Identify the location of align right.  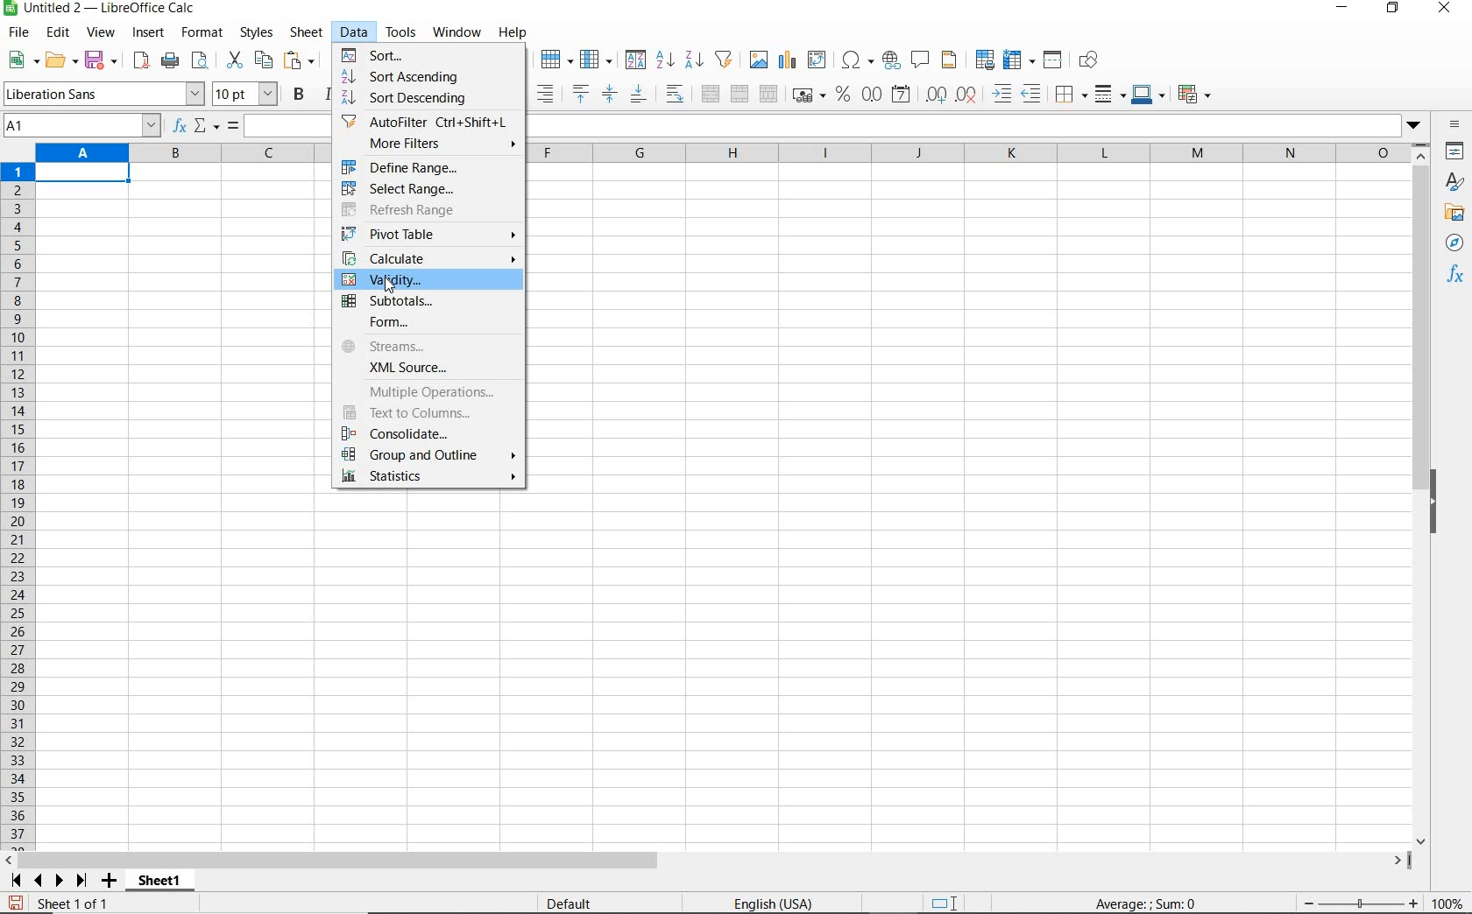
(547, 94).